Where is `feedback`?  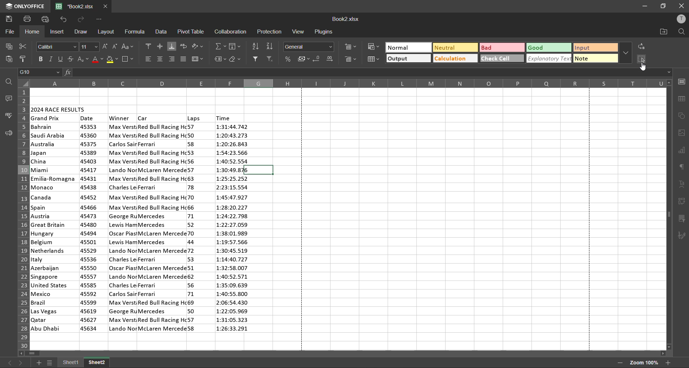 feedback is located at coordinates (8, 134).